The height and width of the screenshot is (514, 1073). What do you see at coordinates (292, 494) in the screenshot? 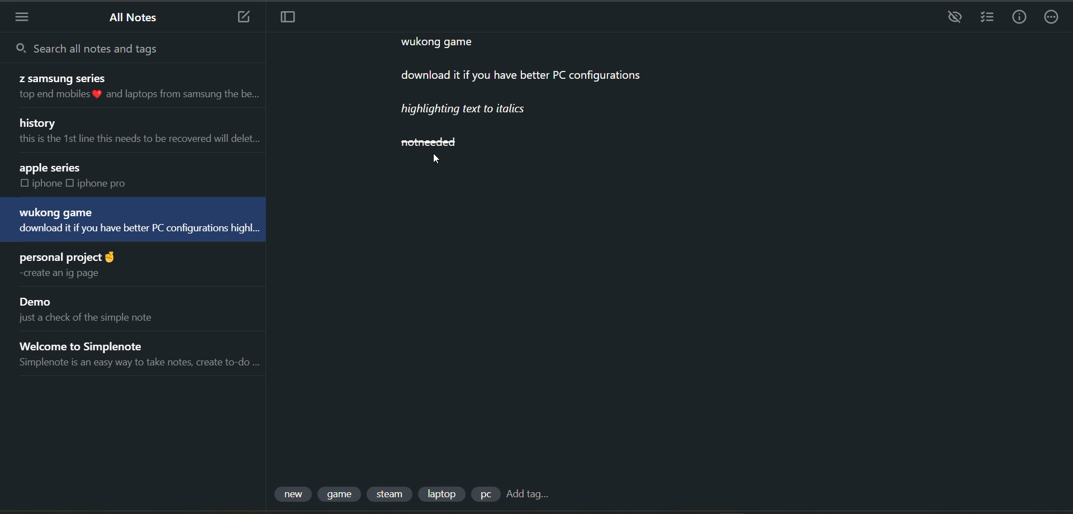
I see `tag 1` at bounding box center [292, 494].